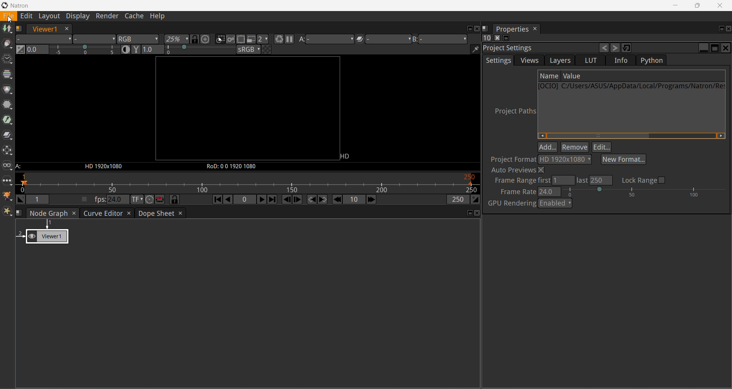 The height and width of the screenshot is (389, 732). I want to click on Next Frame, so click(298, 200).